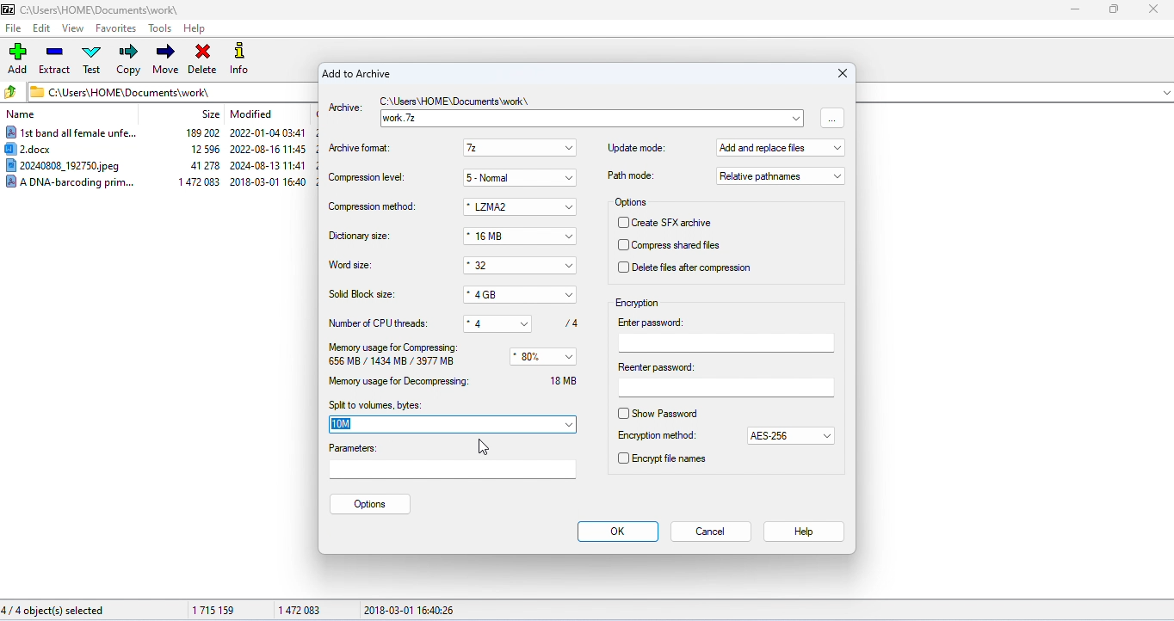  I want to click on encryption, so click(638, 303).